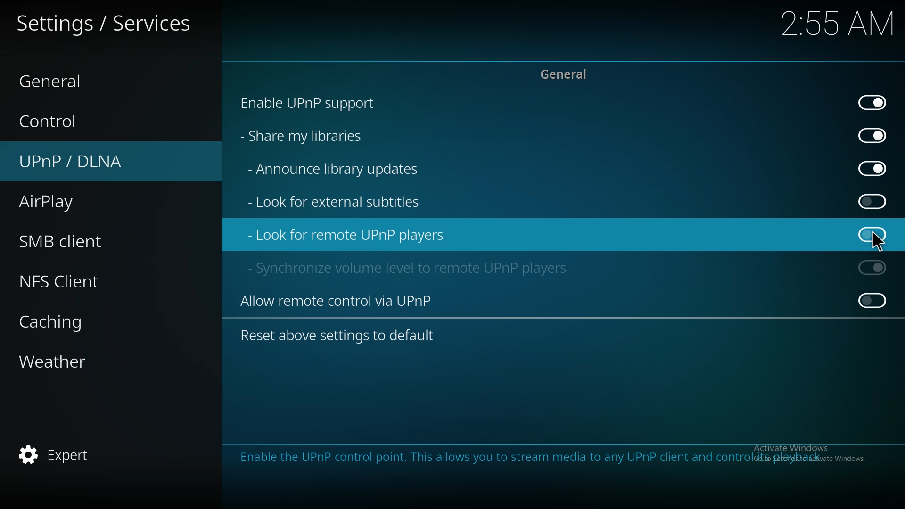 This screenshot has height=509, width=905. What do you see at coordinates (419, 267) in the screenshot?
I see `sync volume level to remote upnp` at bounding box center [419, 267].